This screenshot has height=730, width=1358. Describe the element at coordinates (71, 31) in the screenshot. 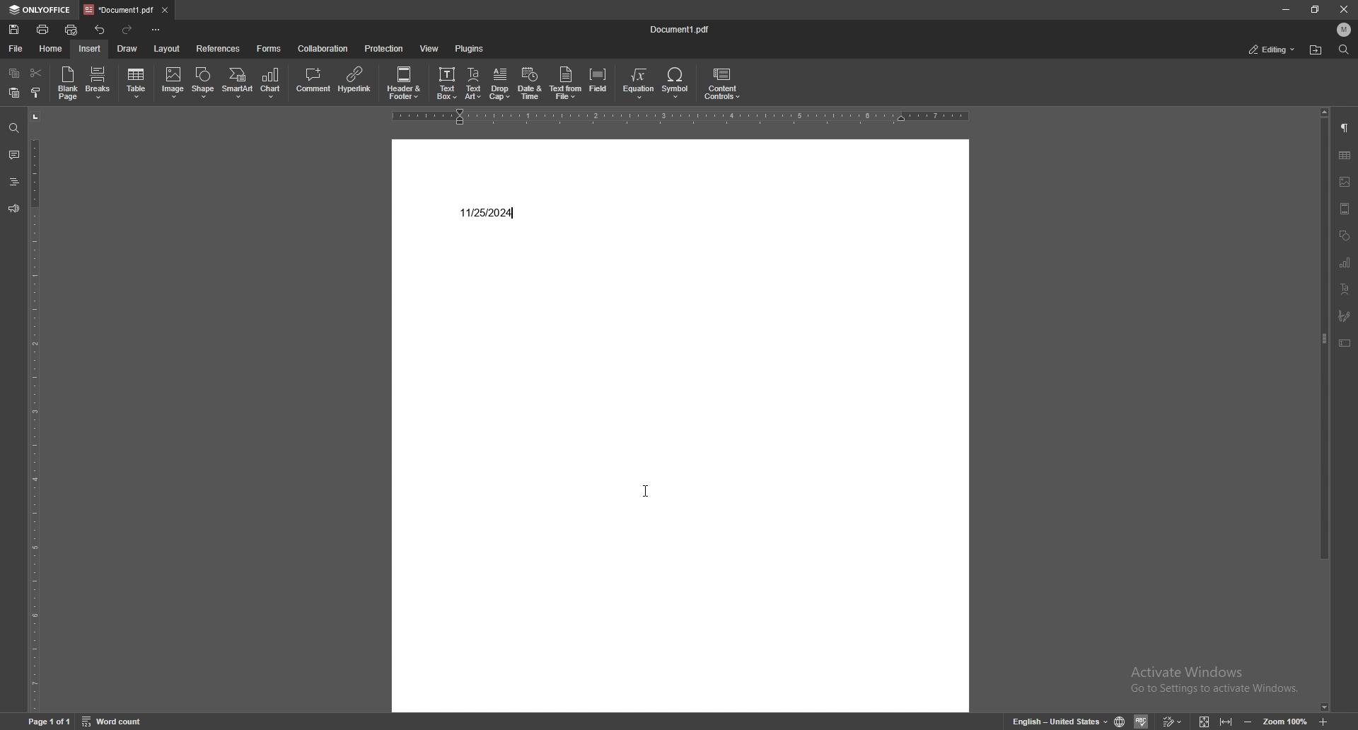

I see `quick print` at that location.